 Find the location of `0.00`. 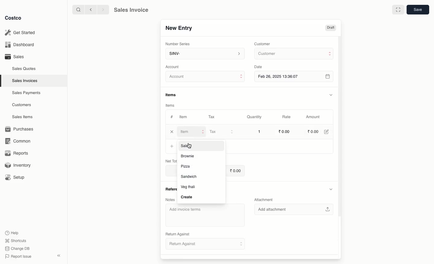

0.00 is located at coordinates (235, 170).